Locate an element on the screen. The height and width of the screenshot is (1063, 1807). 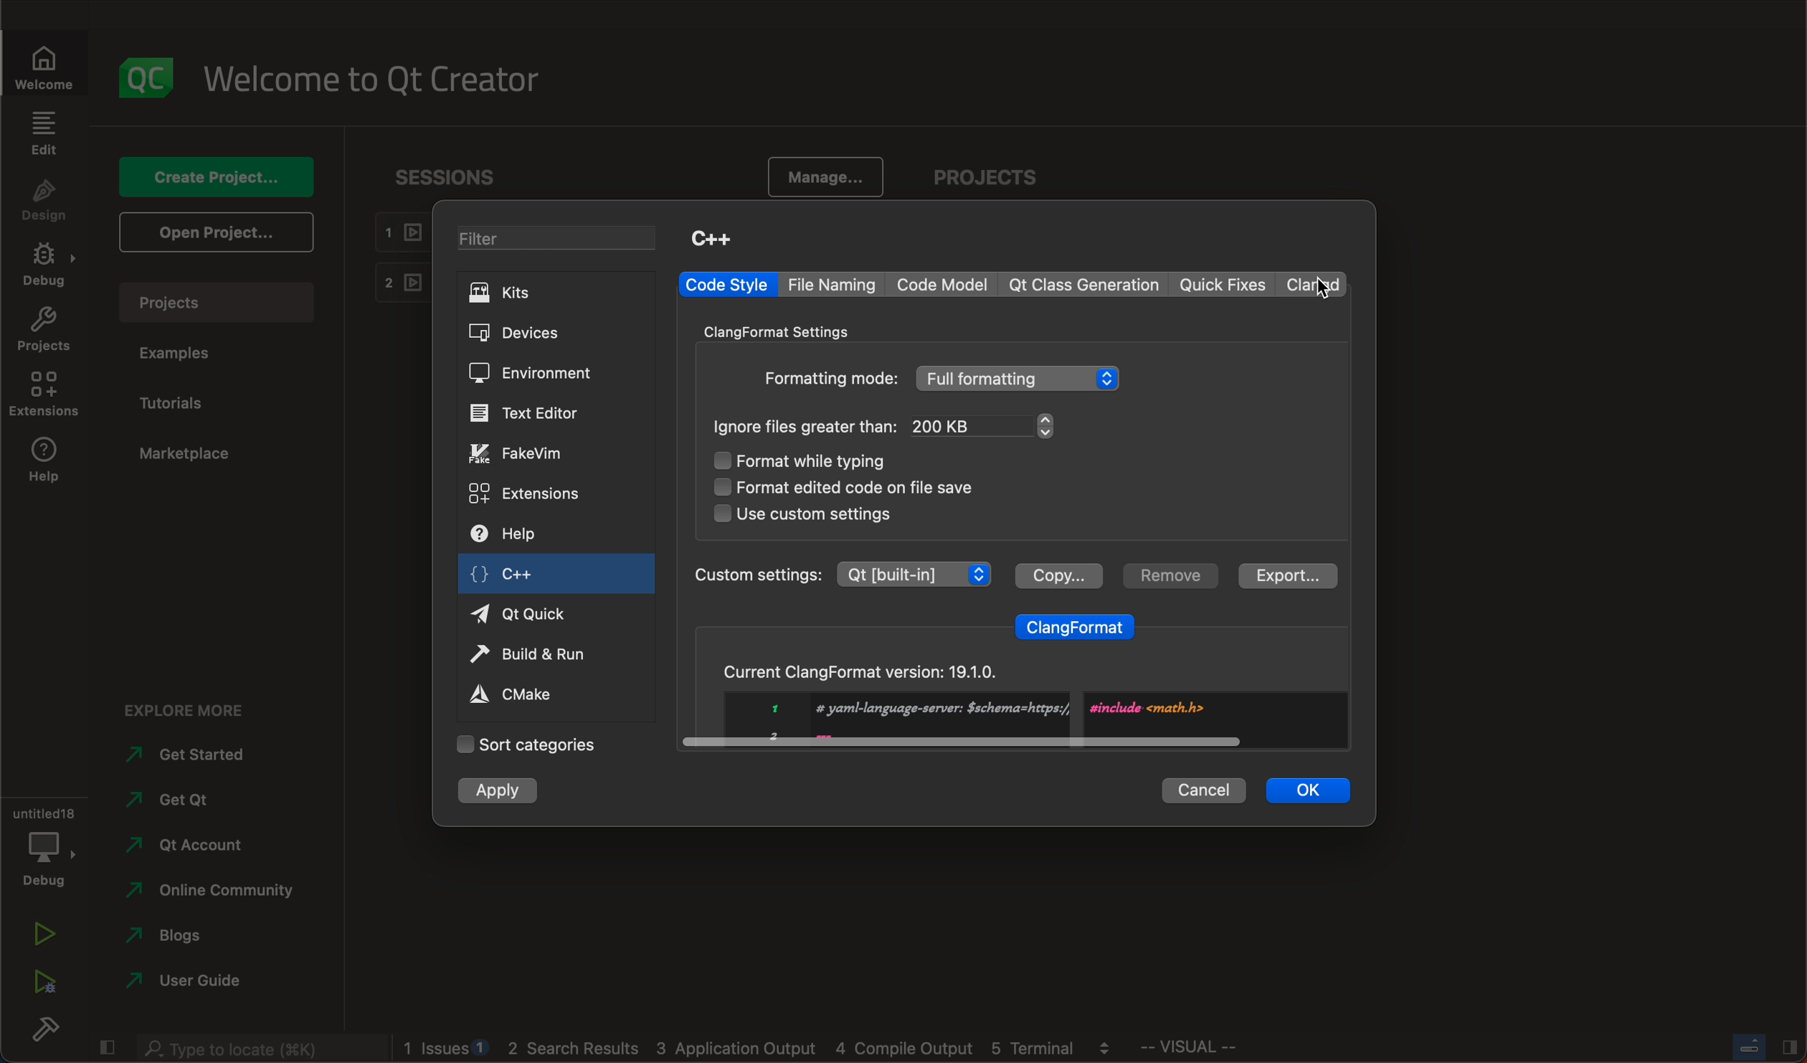
logo is located at coordinates (143, 73).